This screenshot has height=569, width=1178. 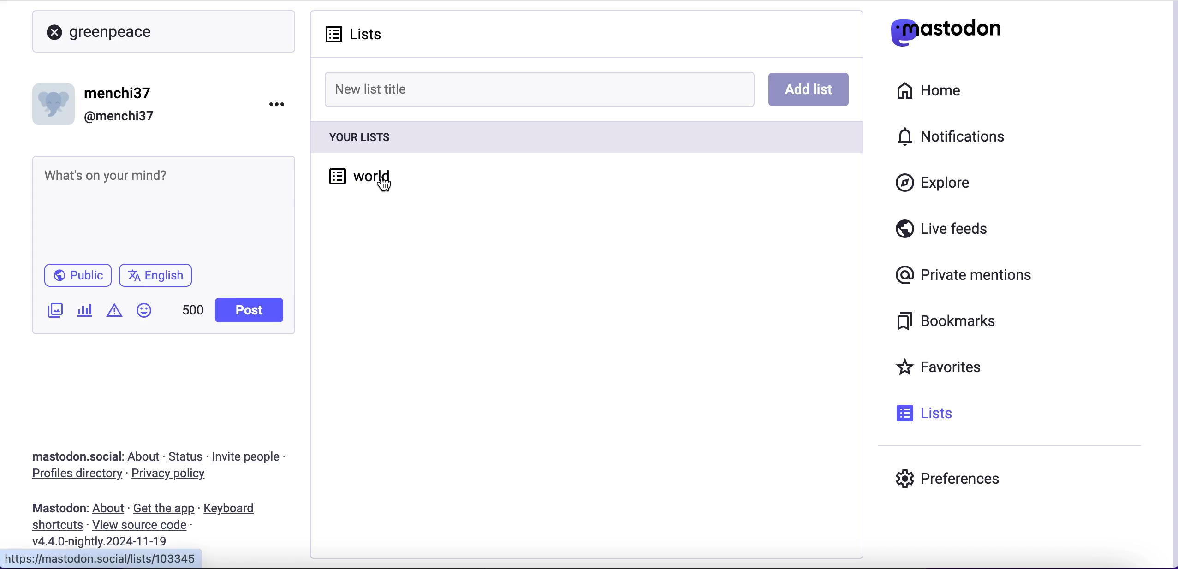 What do you see at coordinates (251, 457) in the screenshot?
I see `invite people` at bounding box center [251, 457].